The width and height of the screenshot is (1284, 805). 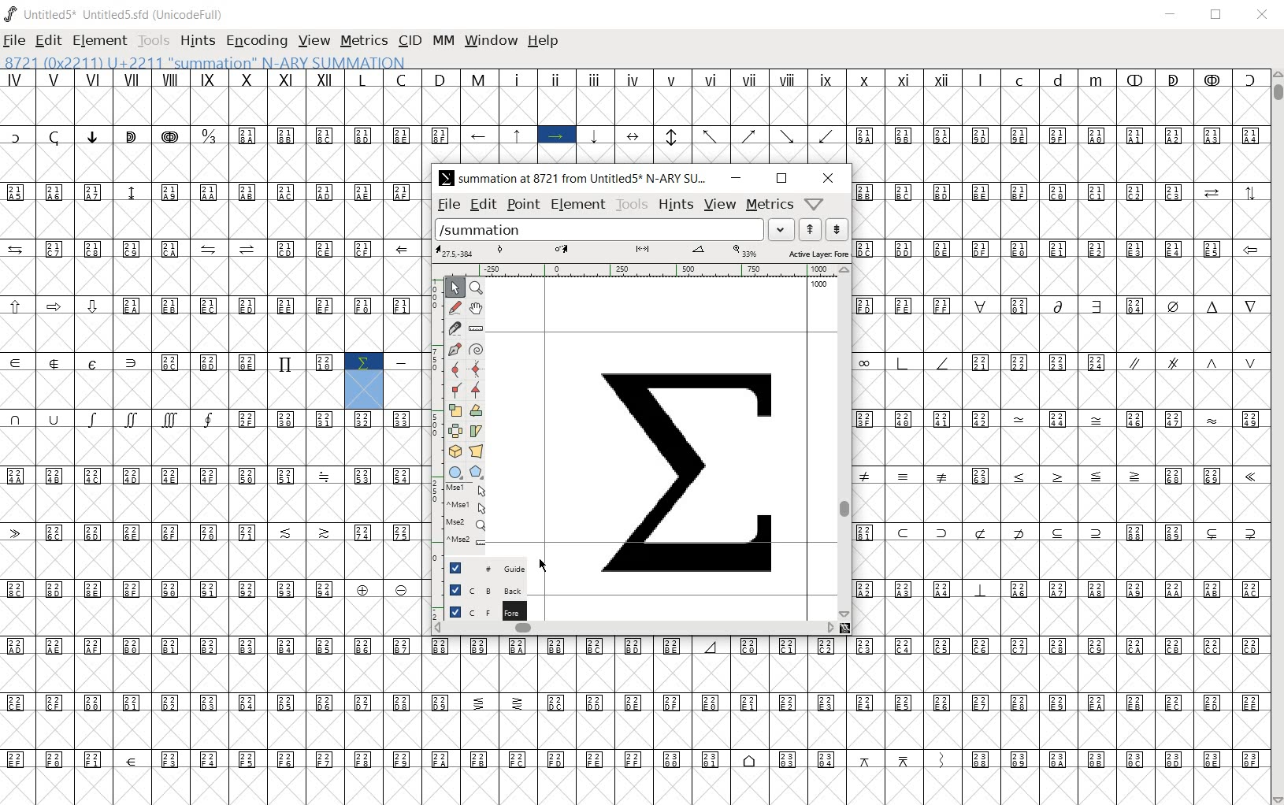 What do you see at coordinates (656, 269) in the screenshot?
I see `ruler` at bounding box center [656, 269].